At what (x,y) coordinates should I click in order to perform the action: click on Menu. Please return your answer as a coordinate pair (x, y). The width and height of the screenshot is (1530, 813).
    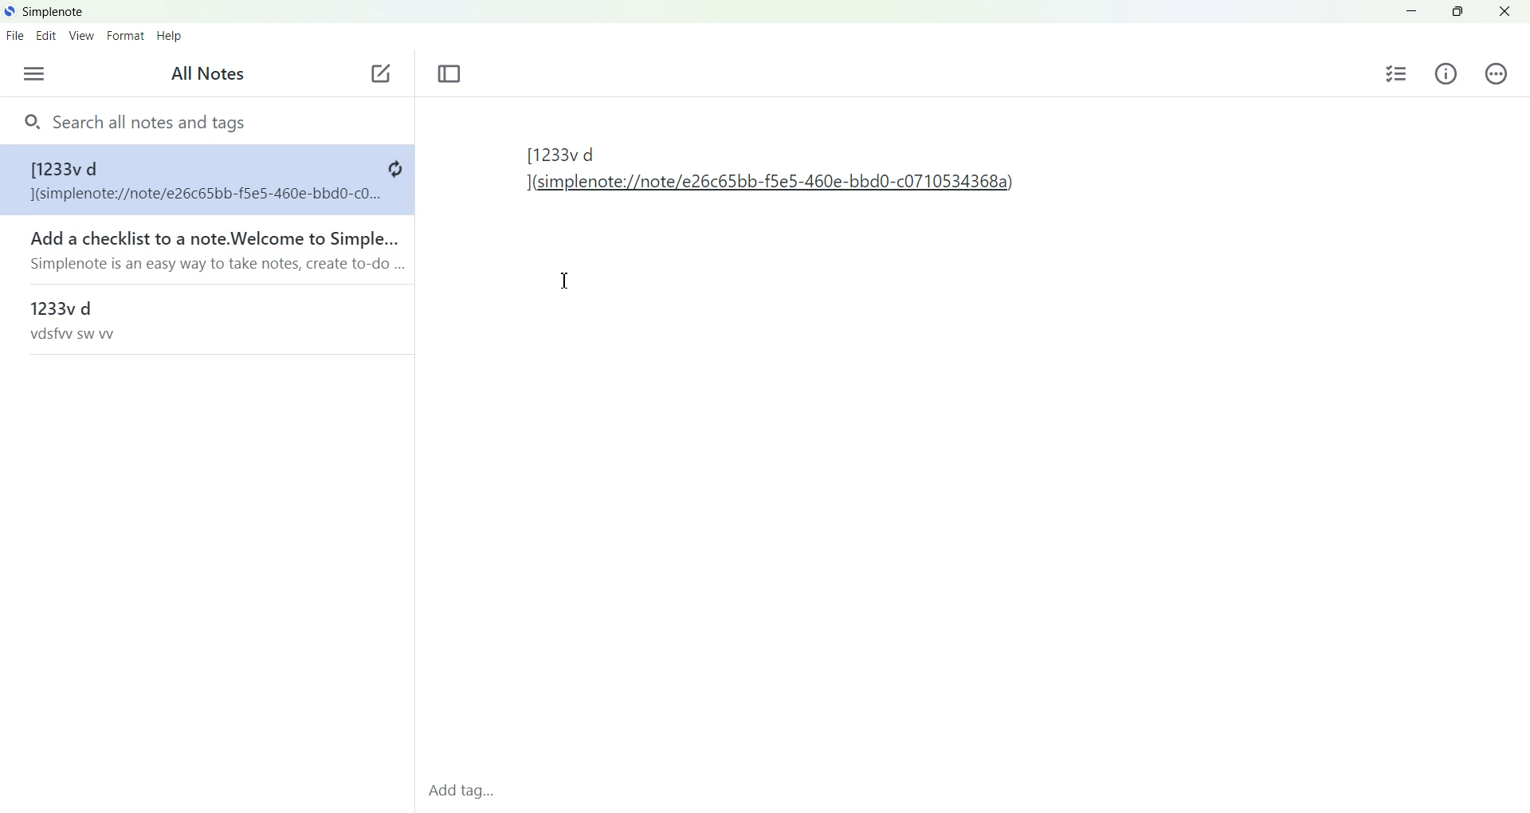
    Looking at the image, I should click on (33, 74).